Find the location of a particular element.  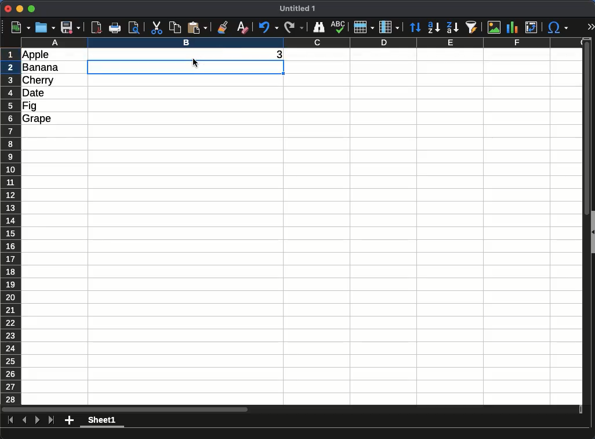

print is located at coordinates (115, 28).